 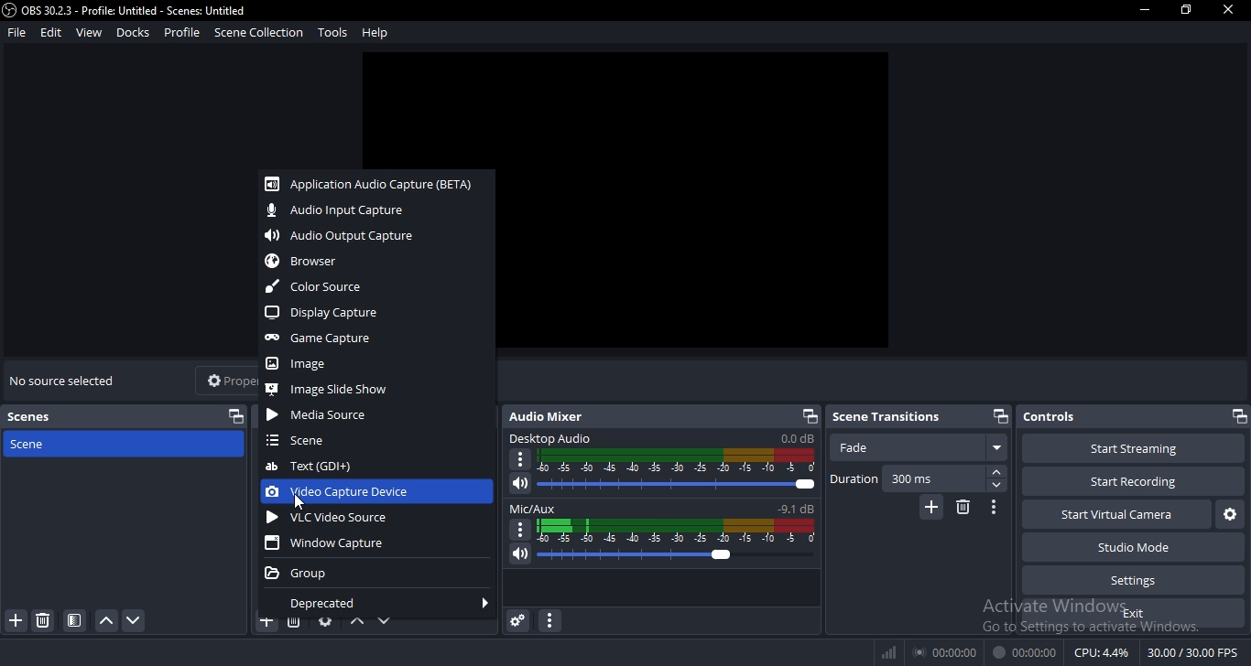 What do you see at coordinates (310, 467) in the screenshot?
I see `text` at bounding box center [310, 467].